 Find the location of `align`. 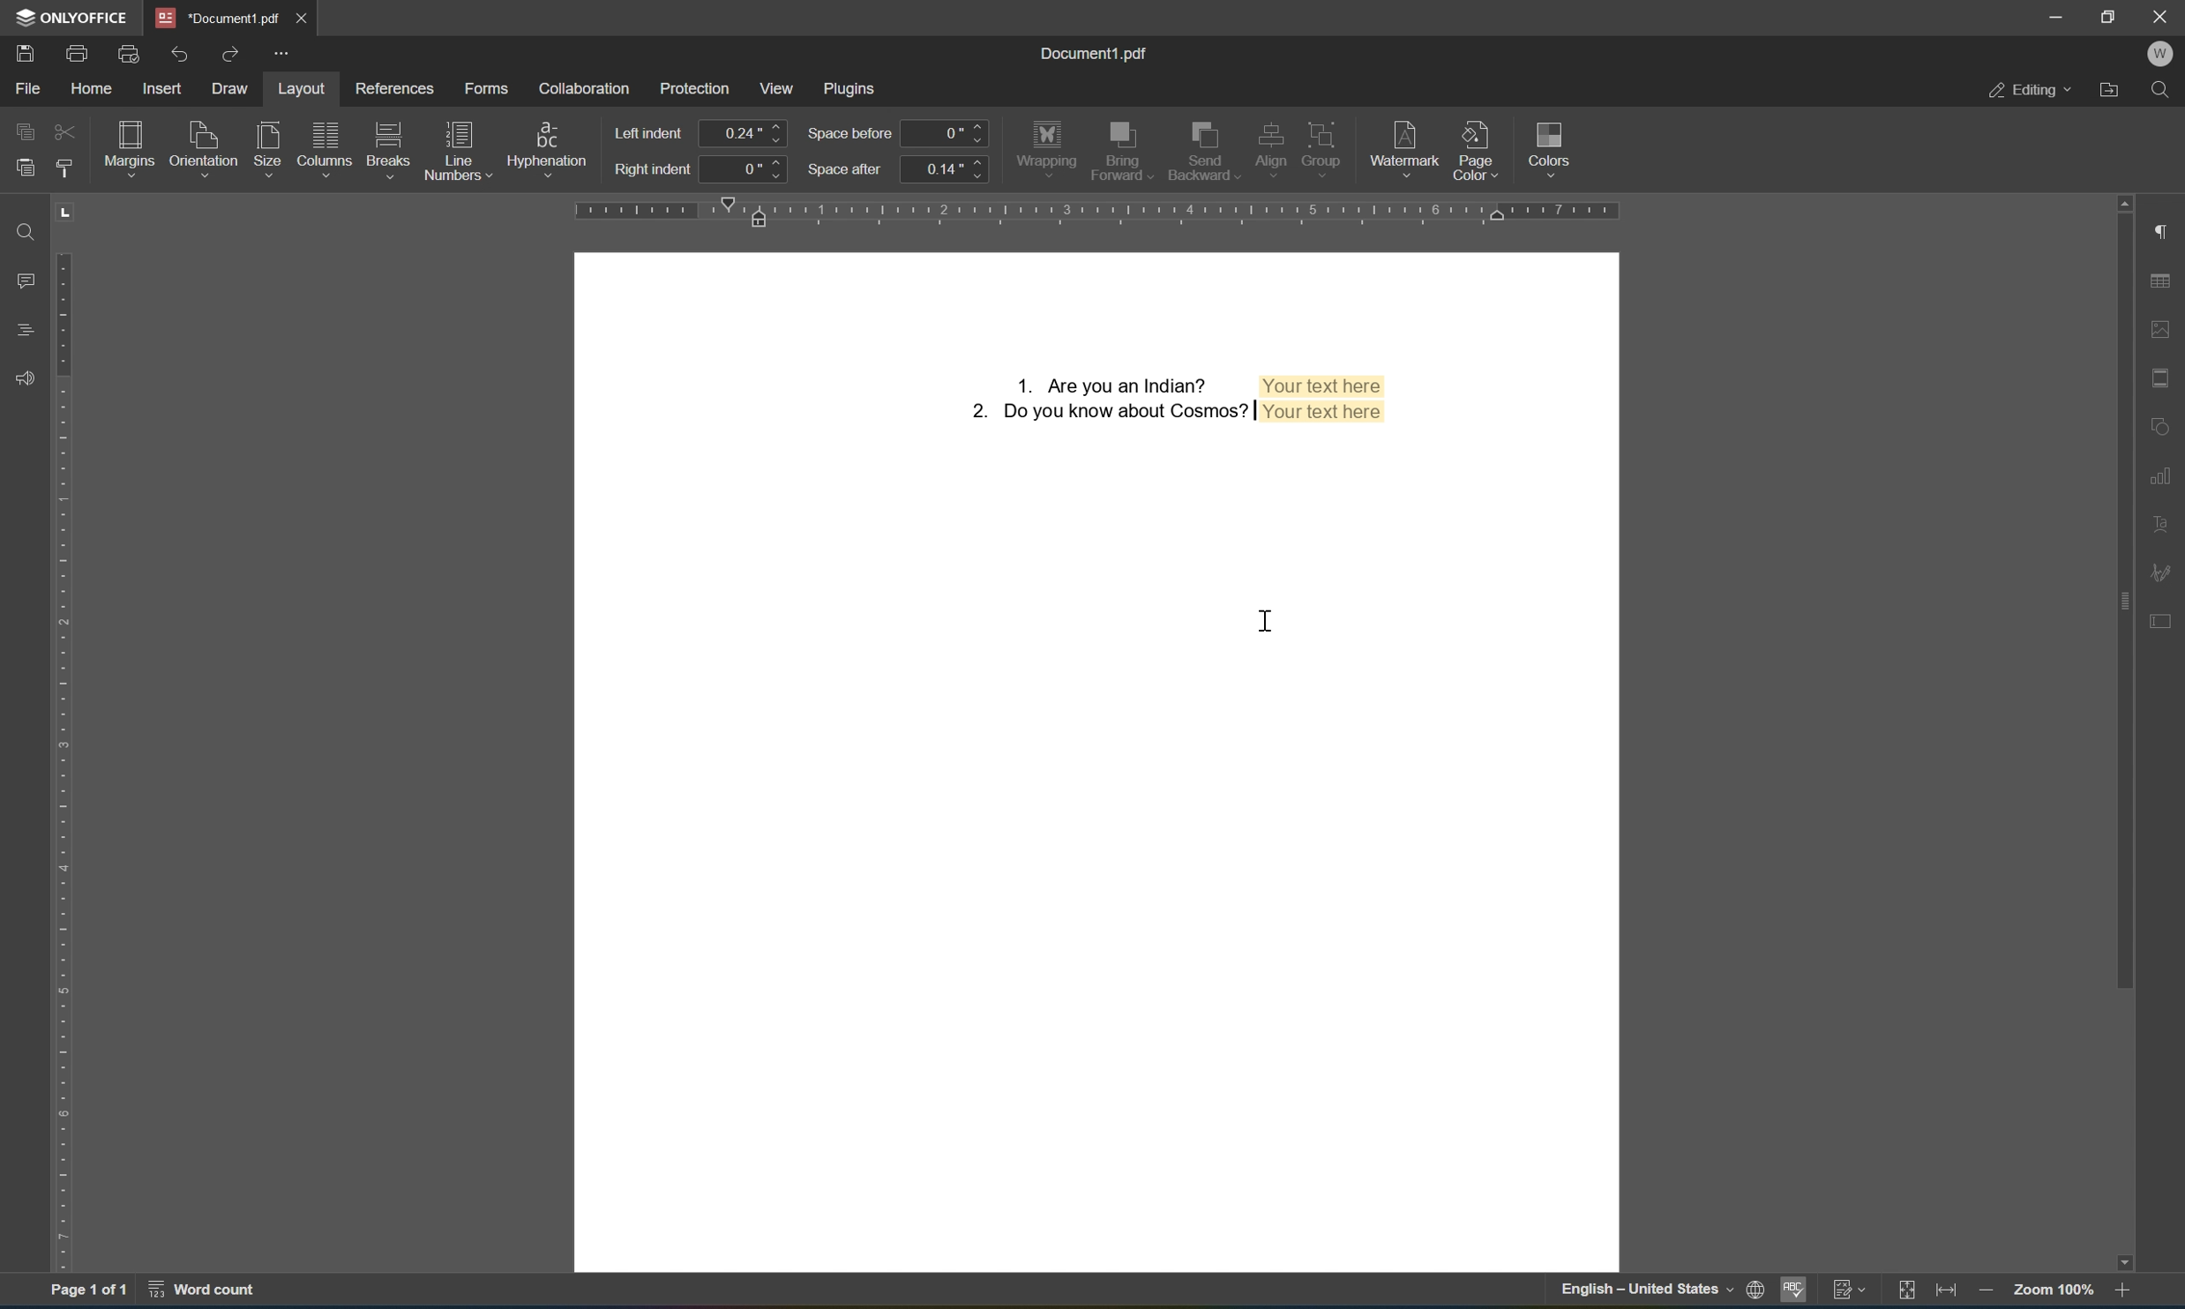

align is located at coordinates (1265, 145).